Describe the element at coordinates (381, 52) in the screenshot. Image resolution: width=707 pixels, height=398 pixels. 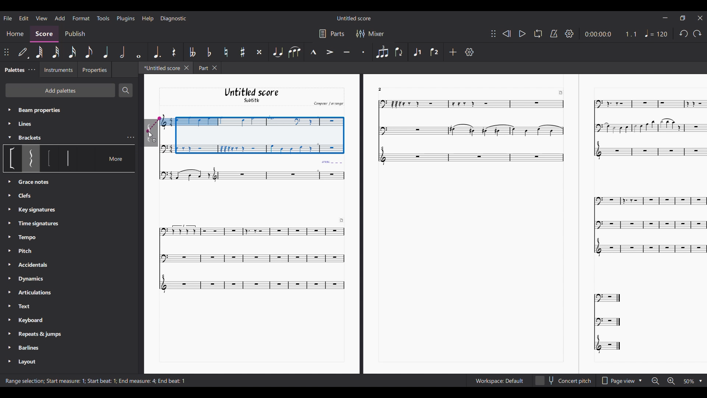
I see `Tuplet` at that location.